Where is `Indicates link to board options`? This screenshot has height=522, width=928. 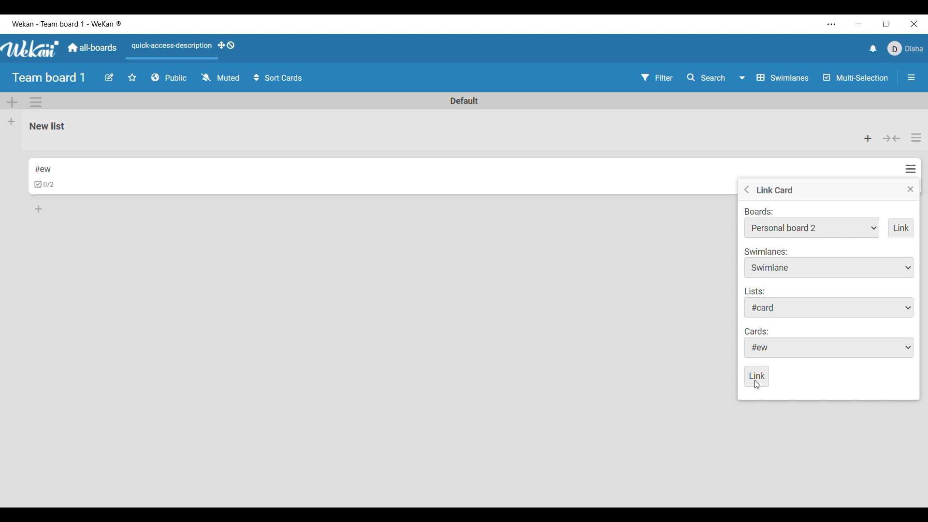
Indicates link to board options is located at coordinates (759, 212).